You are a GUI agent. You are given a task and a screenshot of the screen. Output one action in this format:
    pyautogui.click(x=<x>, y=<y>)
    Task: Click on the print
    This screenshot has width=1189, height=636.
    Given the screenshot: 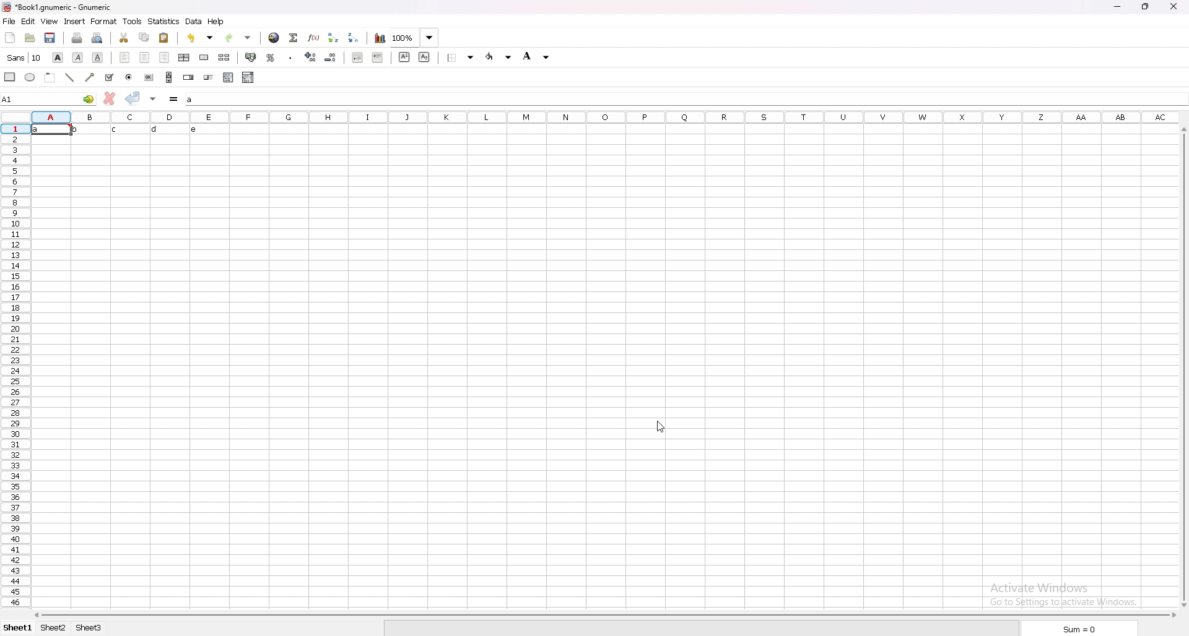 What is the action you would take?
    pyautogui.click(x=77, y=38)
    